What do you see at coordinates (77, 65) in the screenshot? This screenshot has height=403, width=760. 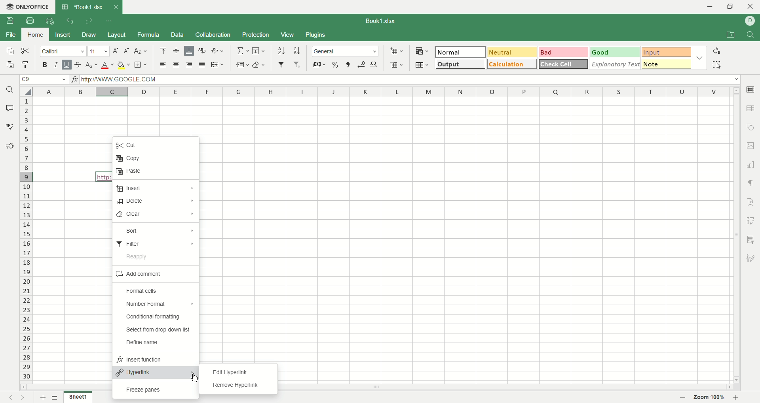 I see `strikethrough` at bounding box center [77, 65].